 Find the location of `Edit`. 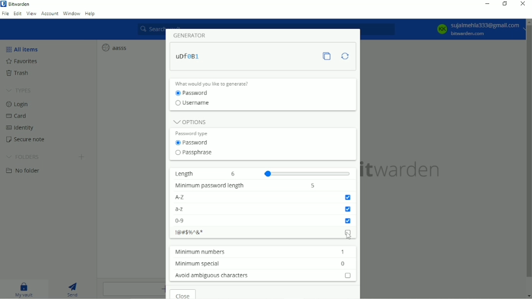

Edit is located at coordinates (18, 13).